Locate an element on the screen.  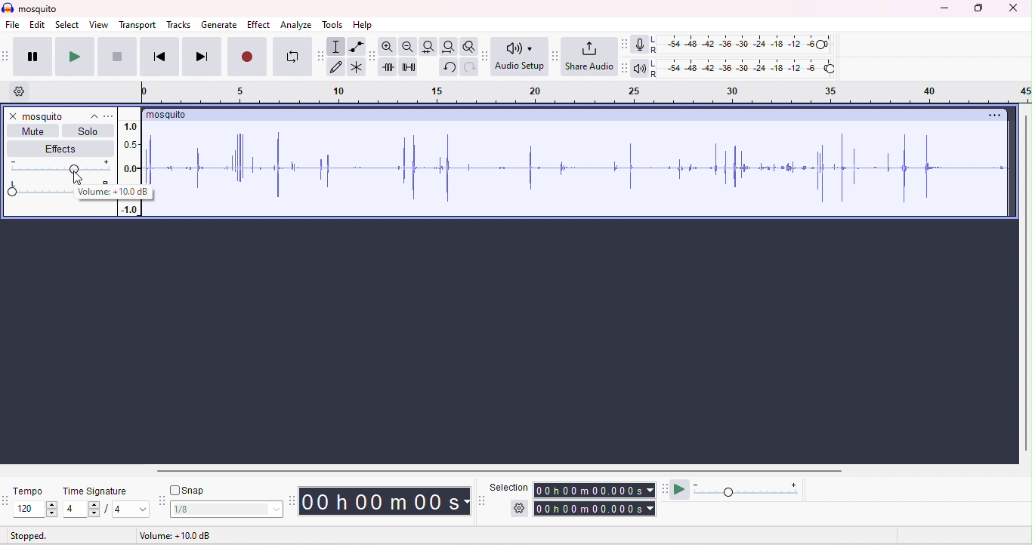
pause is located at coordinates (29, 57).